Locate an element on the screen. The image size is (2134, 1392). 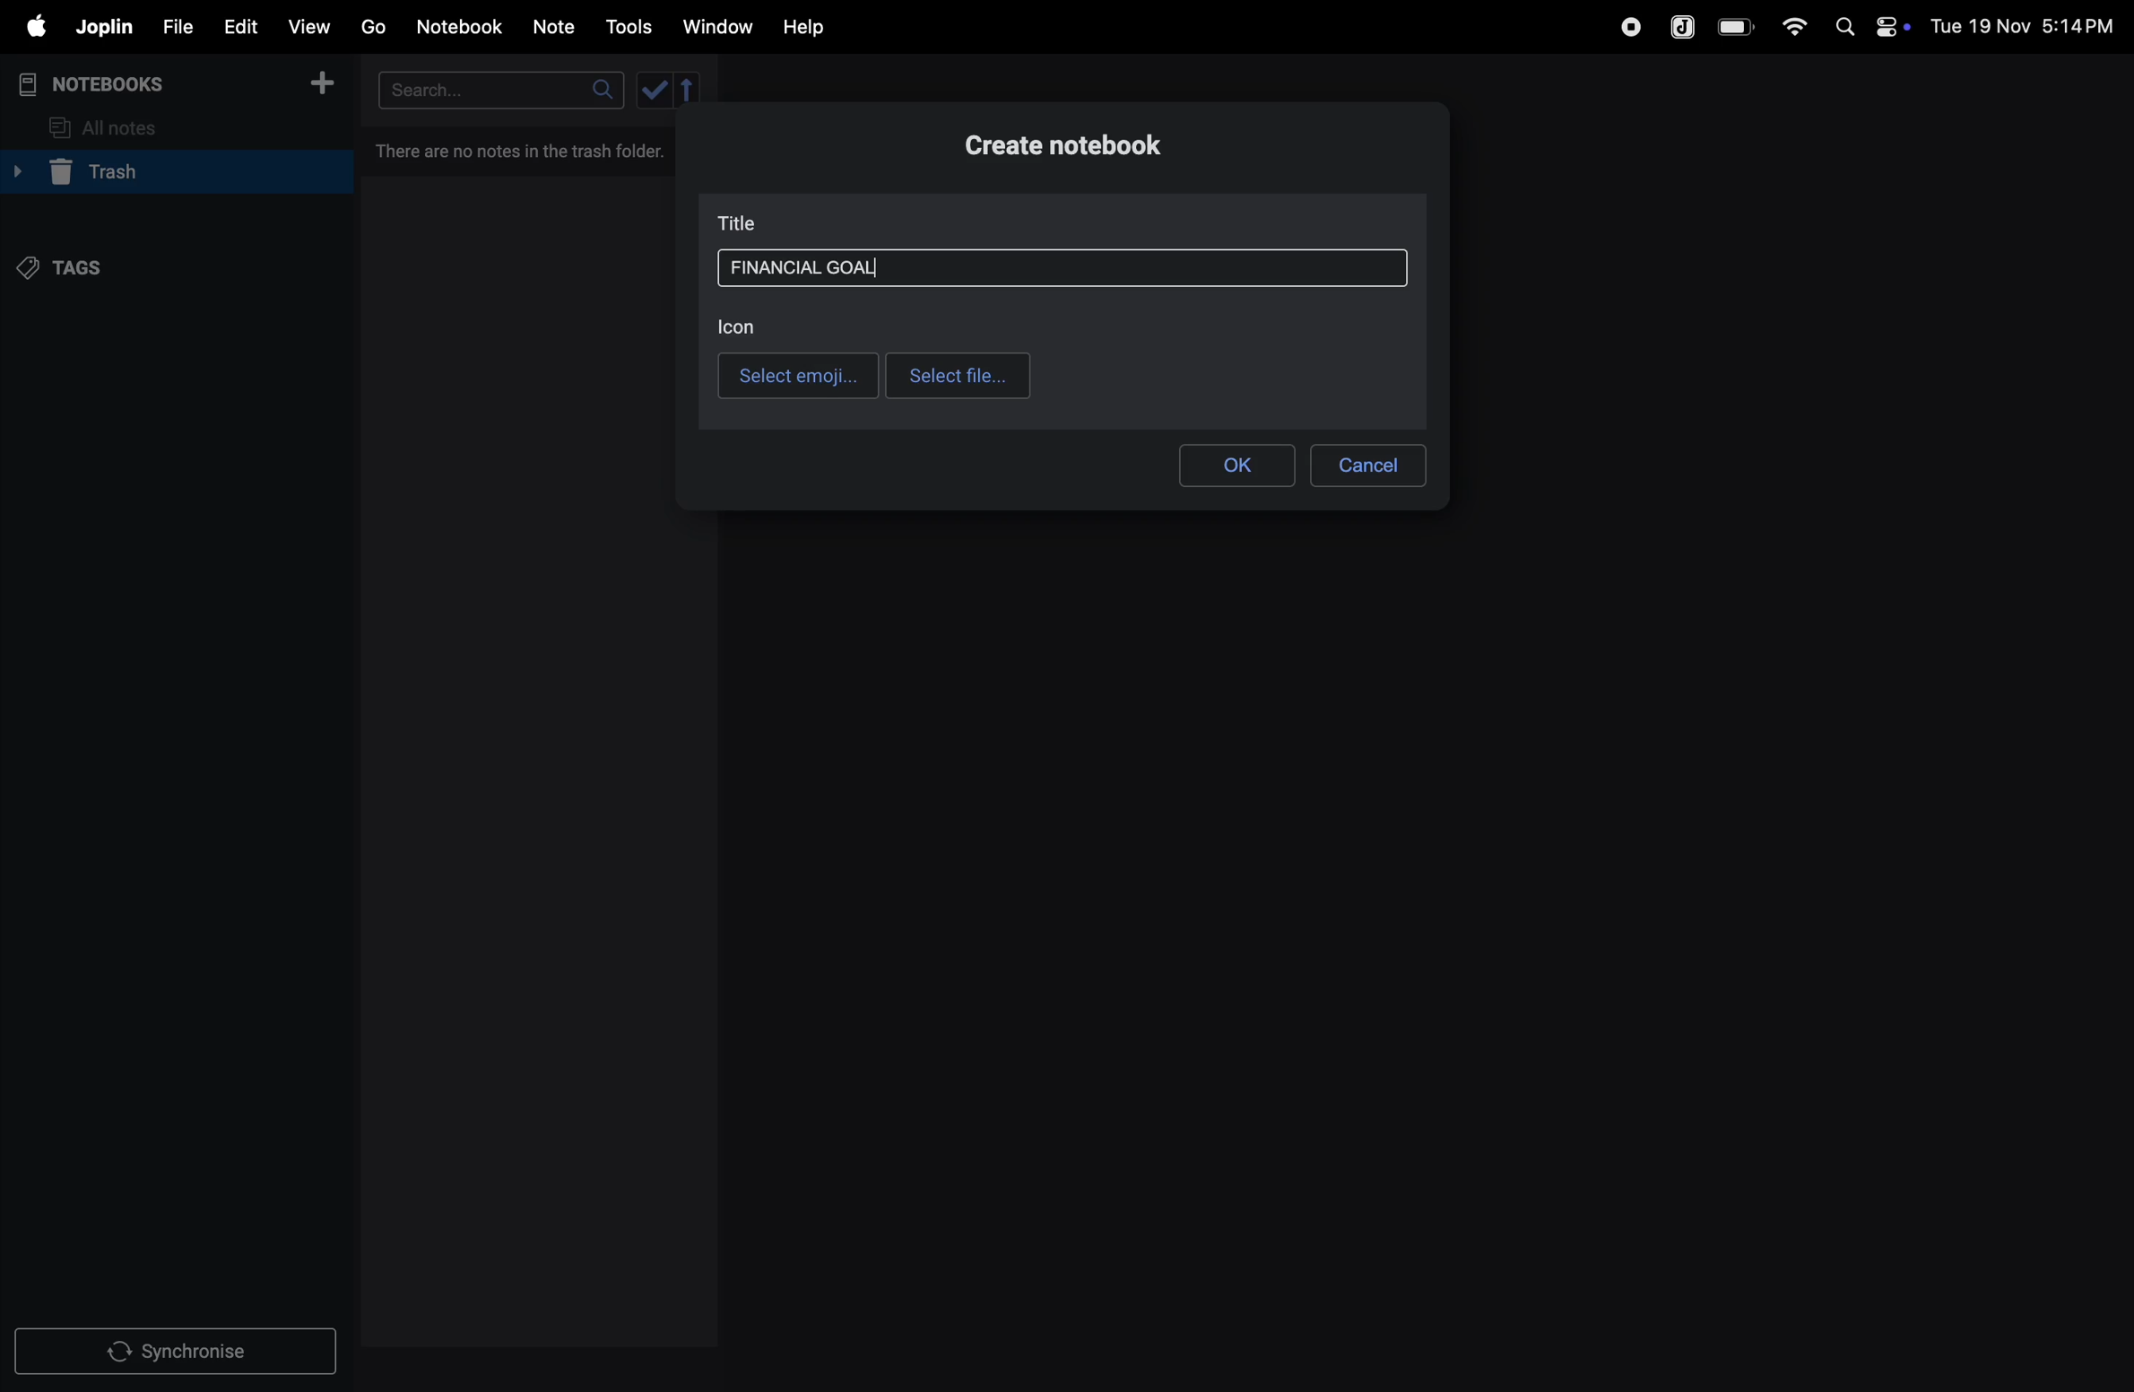
financial golas is located at coordinates (807, 269).